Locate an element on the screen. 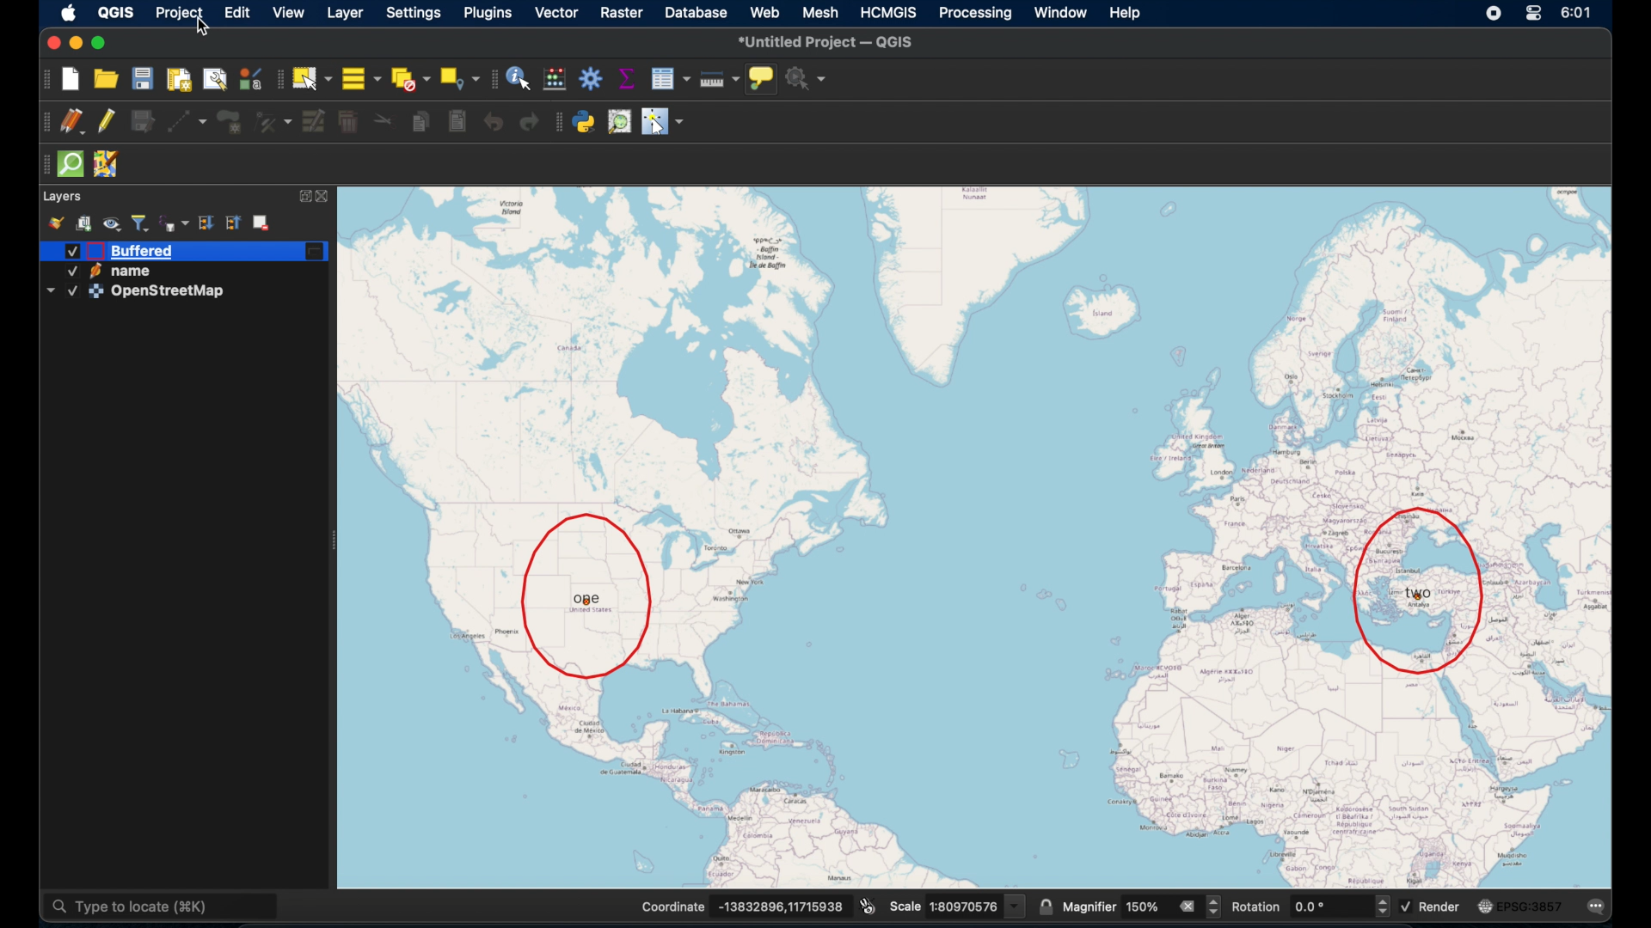 Image resolution: width=1651 pixels, height=928 pixels. save project is located at coordinates (142, 79).